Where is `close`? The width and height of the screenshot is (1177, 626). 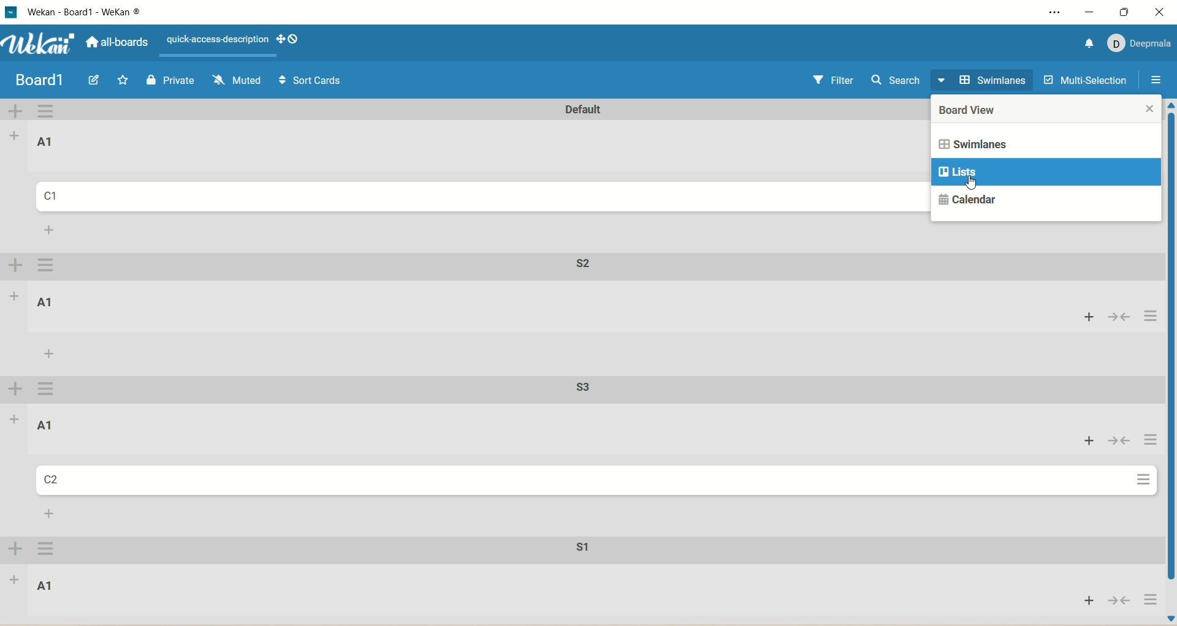 close is located at coordinates (1148, 112).